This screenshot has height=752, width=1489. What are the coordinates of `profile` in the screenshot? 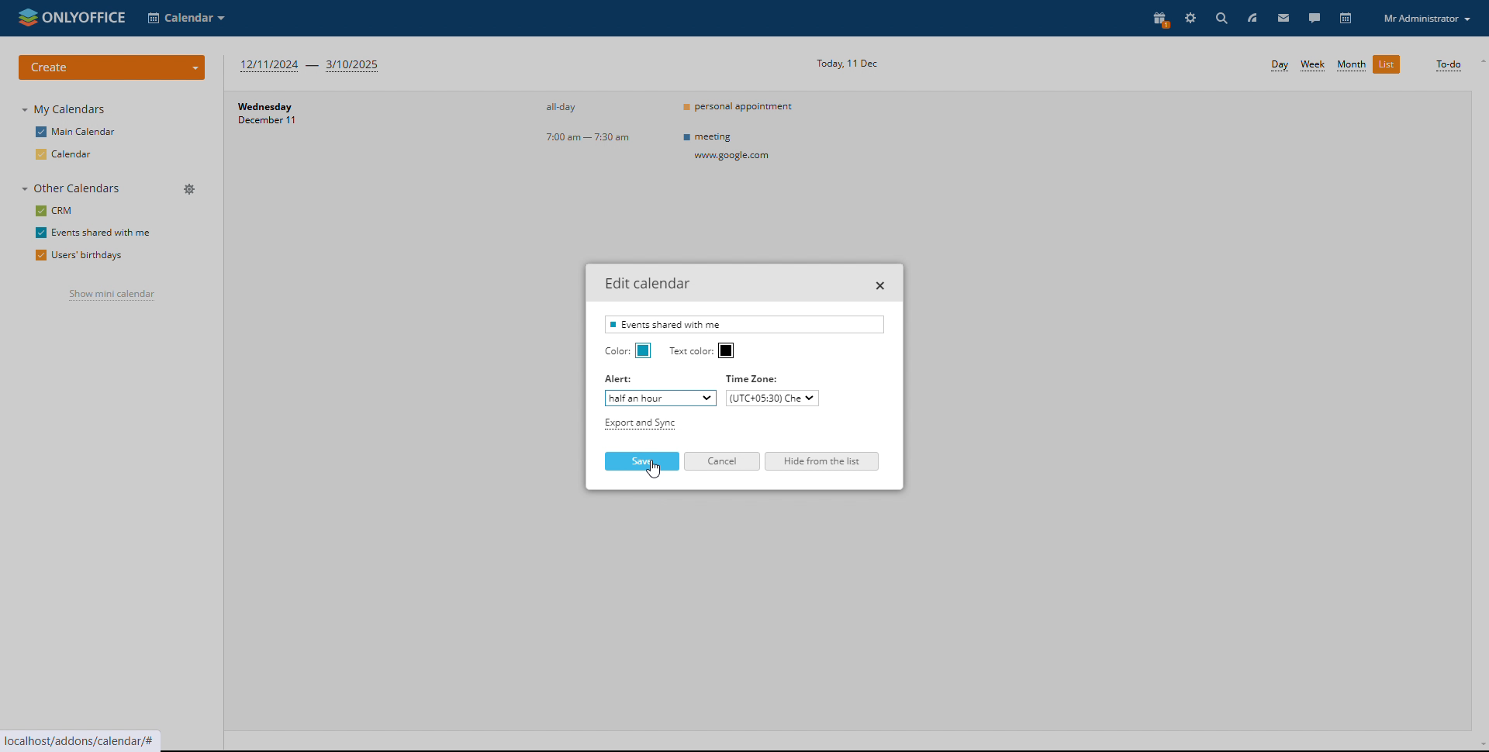 It's located at (1427, 19).